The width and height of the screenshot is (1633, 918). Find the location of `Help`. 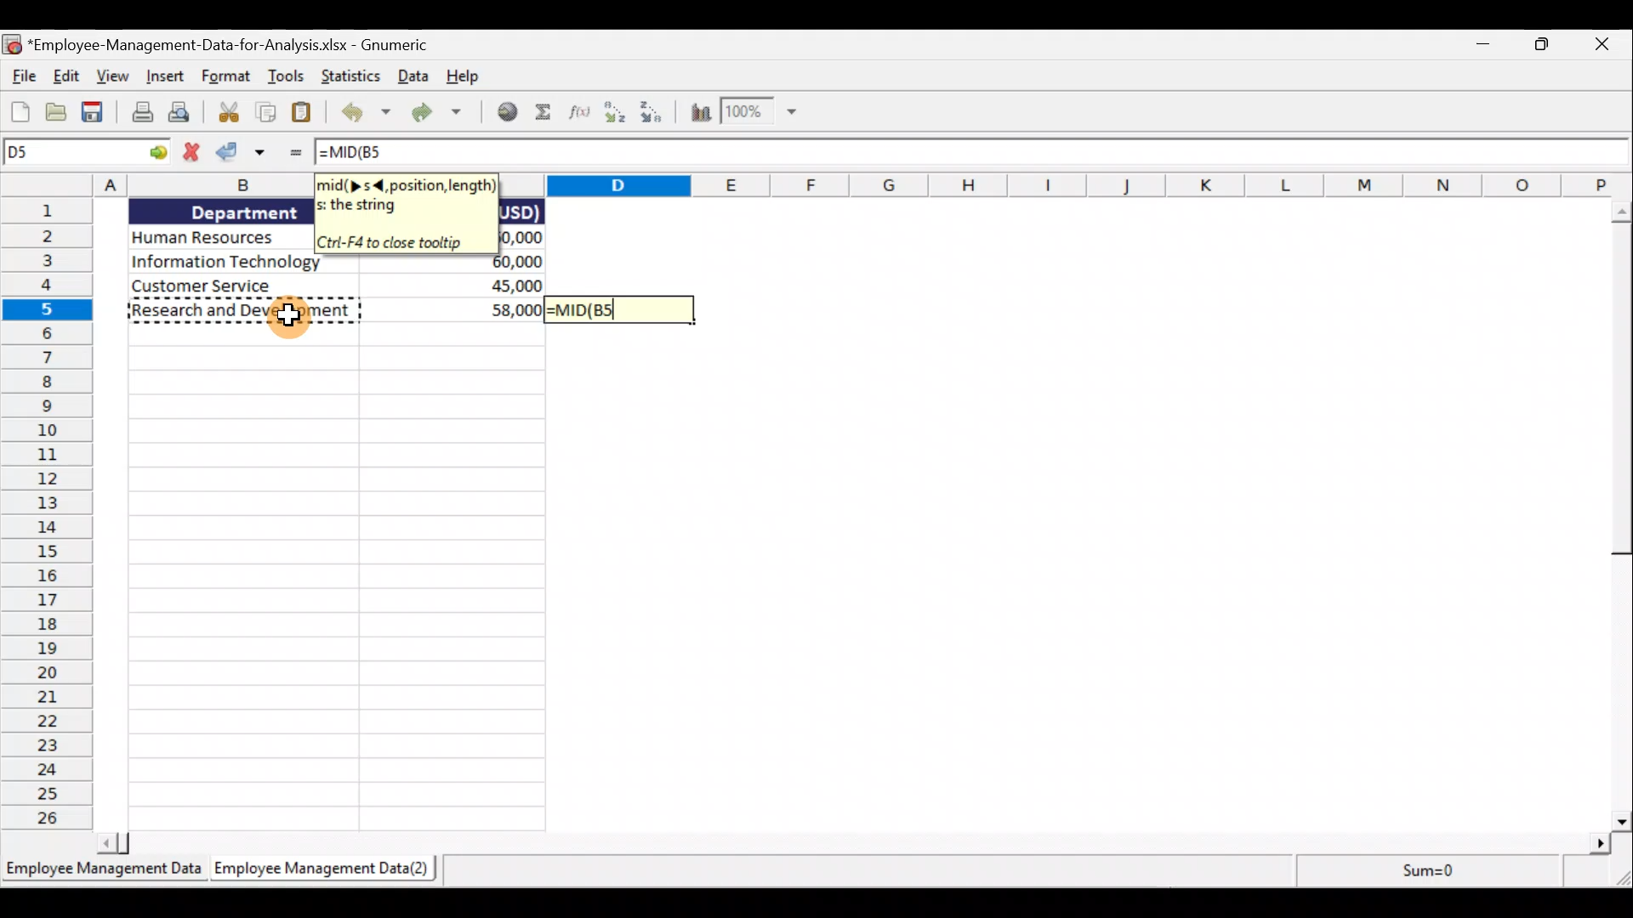

Help is located at coordinates (462, 77).